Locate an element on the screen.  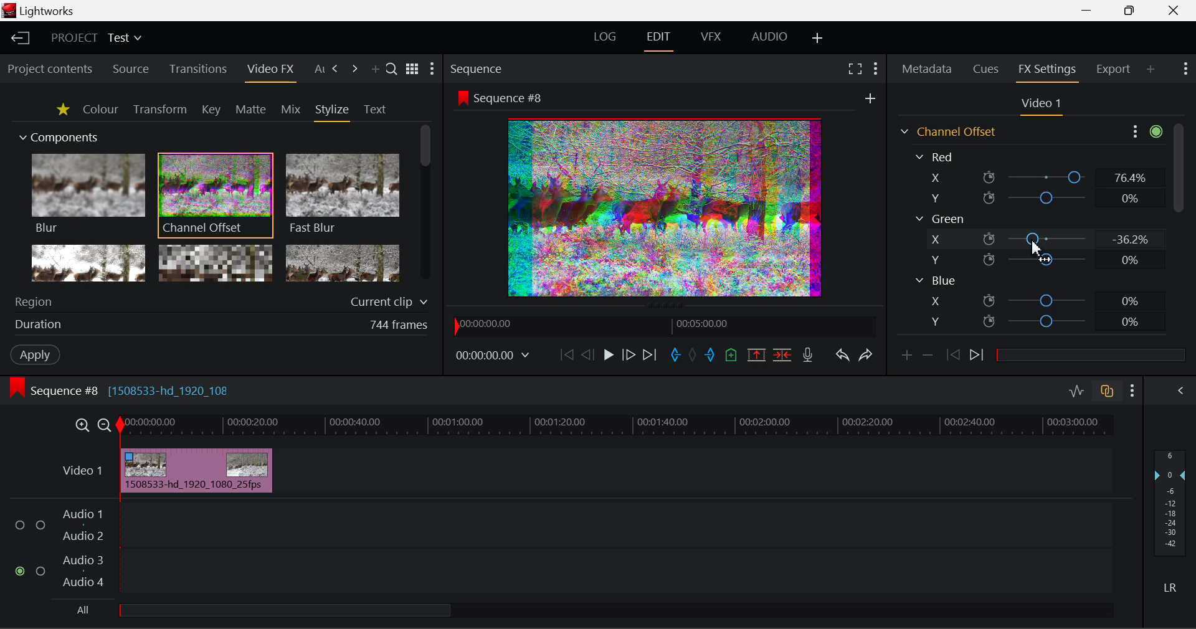
Add Layout is located at coordinates (818, 40).